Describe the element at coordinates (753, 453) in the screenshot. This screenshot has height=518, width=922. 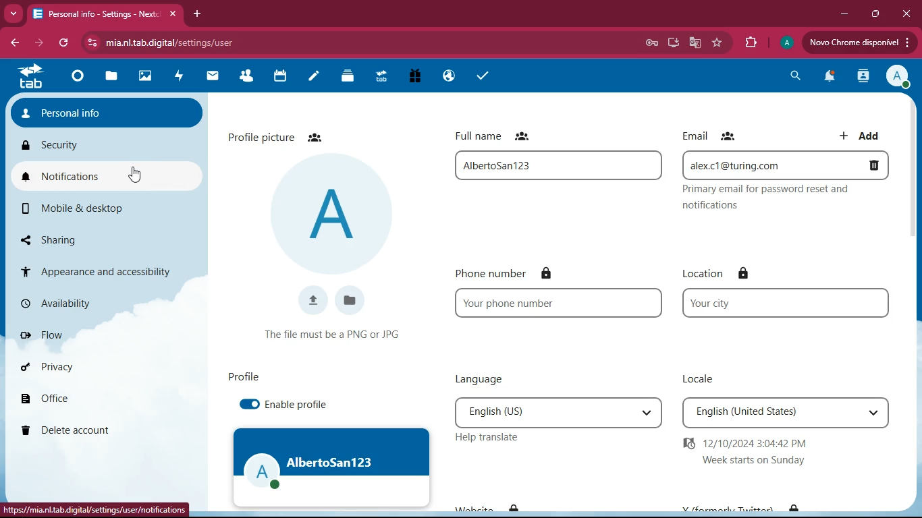
I see `time` at that location.